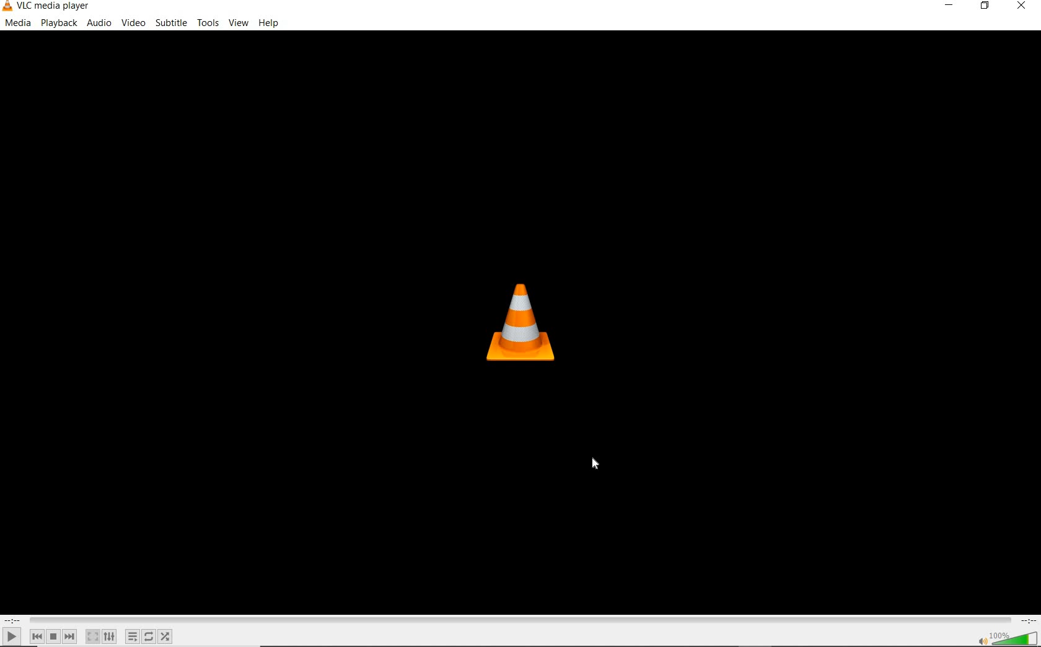 This screenshot has height=647, width=1041. Describe the element at coordinates (1020, 8) in the screenshot. I see `close` at that location.